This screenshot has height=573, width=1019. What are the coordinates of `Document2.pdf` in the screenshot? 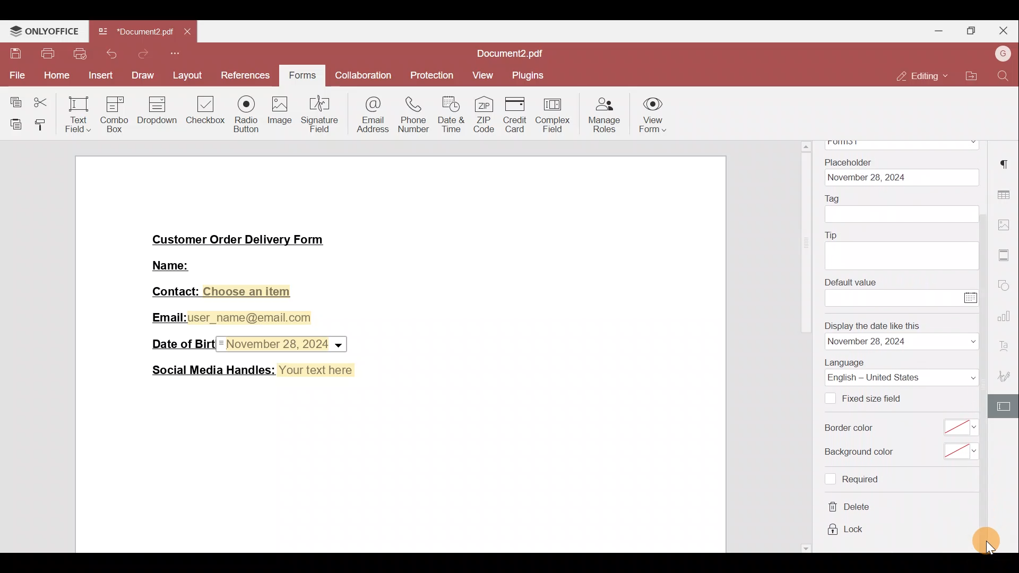 It's located at (135, 31).